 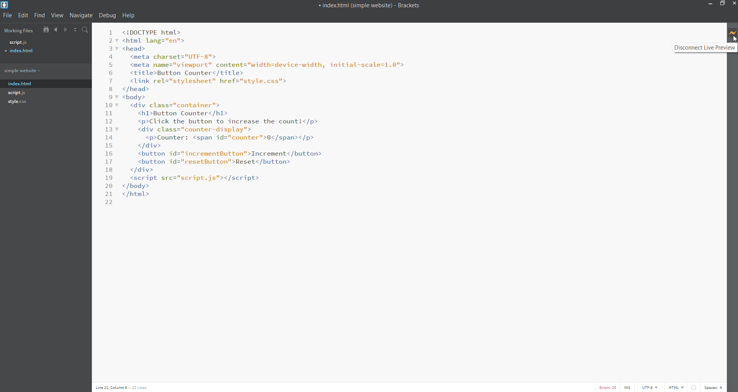 What do you see at coordinates (108, 117) in the screenshot?
I see `number of line` at bounding box center [108, 117].